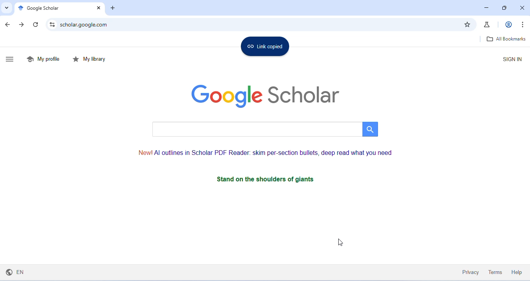 This screenshot has height=281, width=530. Describe the element at coordinates (268, 179) in the screenshot. I see `stand on the shoulders of giants` at that location.